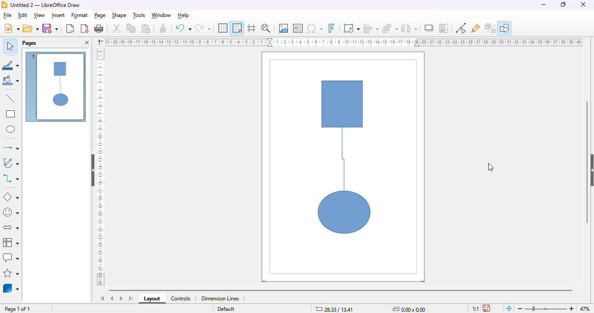 This screenshot has height=313, width=594. What do you see at coordinates (103, 299) in the screenshot?
I see `scroll to first sheet` at bounding box center [103, 299].